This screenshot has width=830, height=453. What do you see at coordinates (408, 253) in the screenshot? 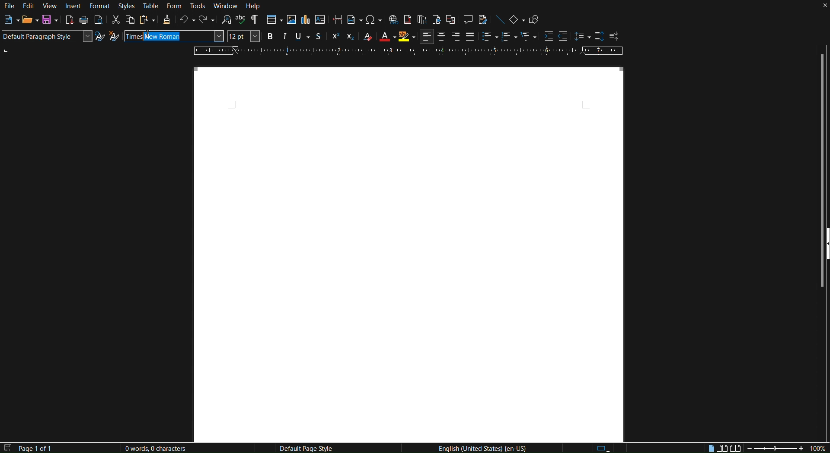
I see `Canvas` at bounding box center [408, 253].